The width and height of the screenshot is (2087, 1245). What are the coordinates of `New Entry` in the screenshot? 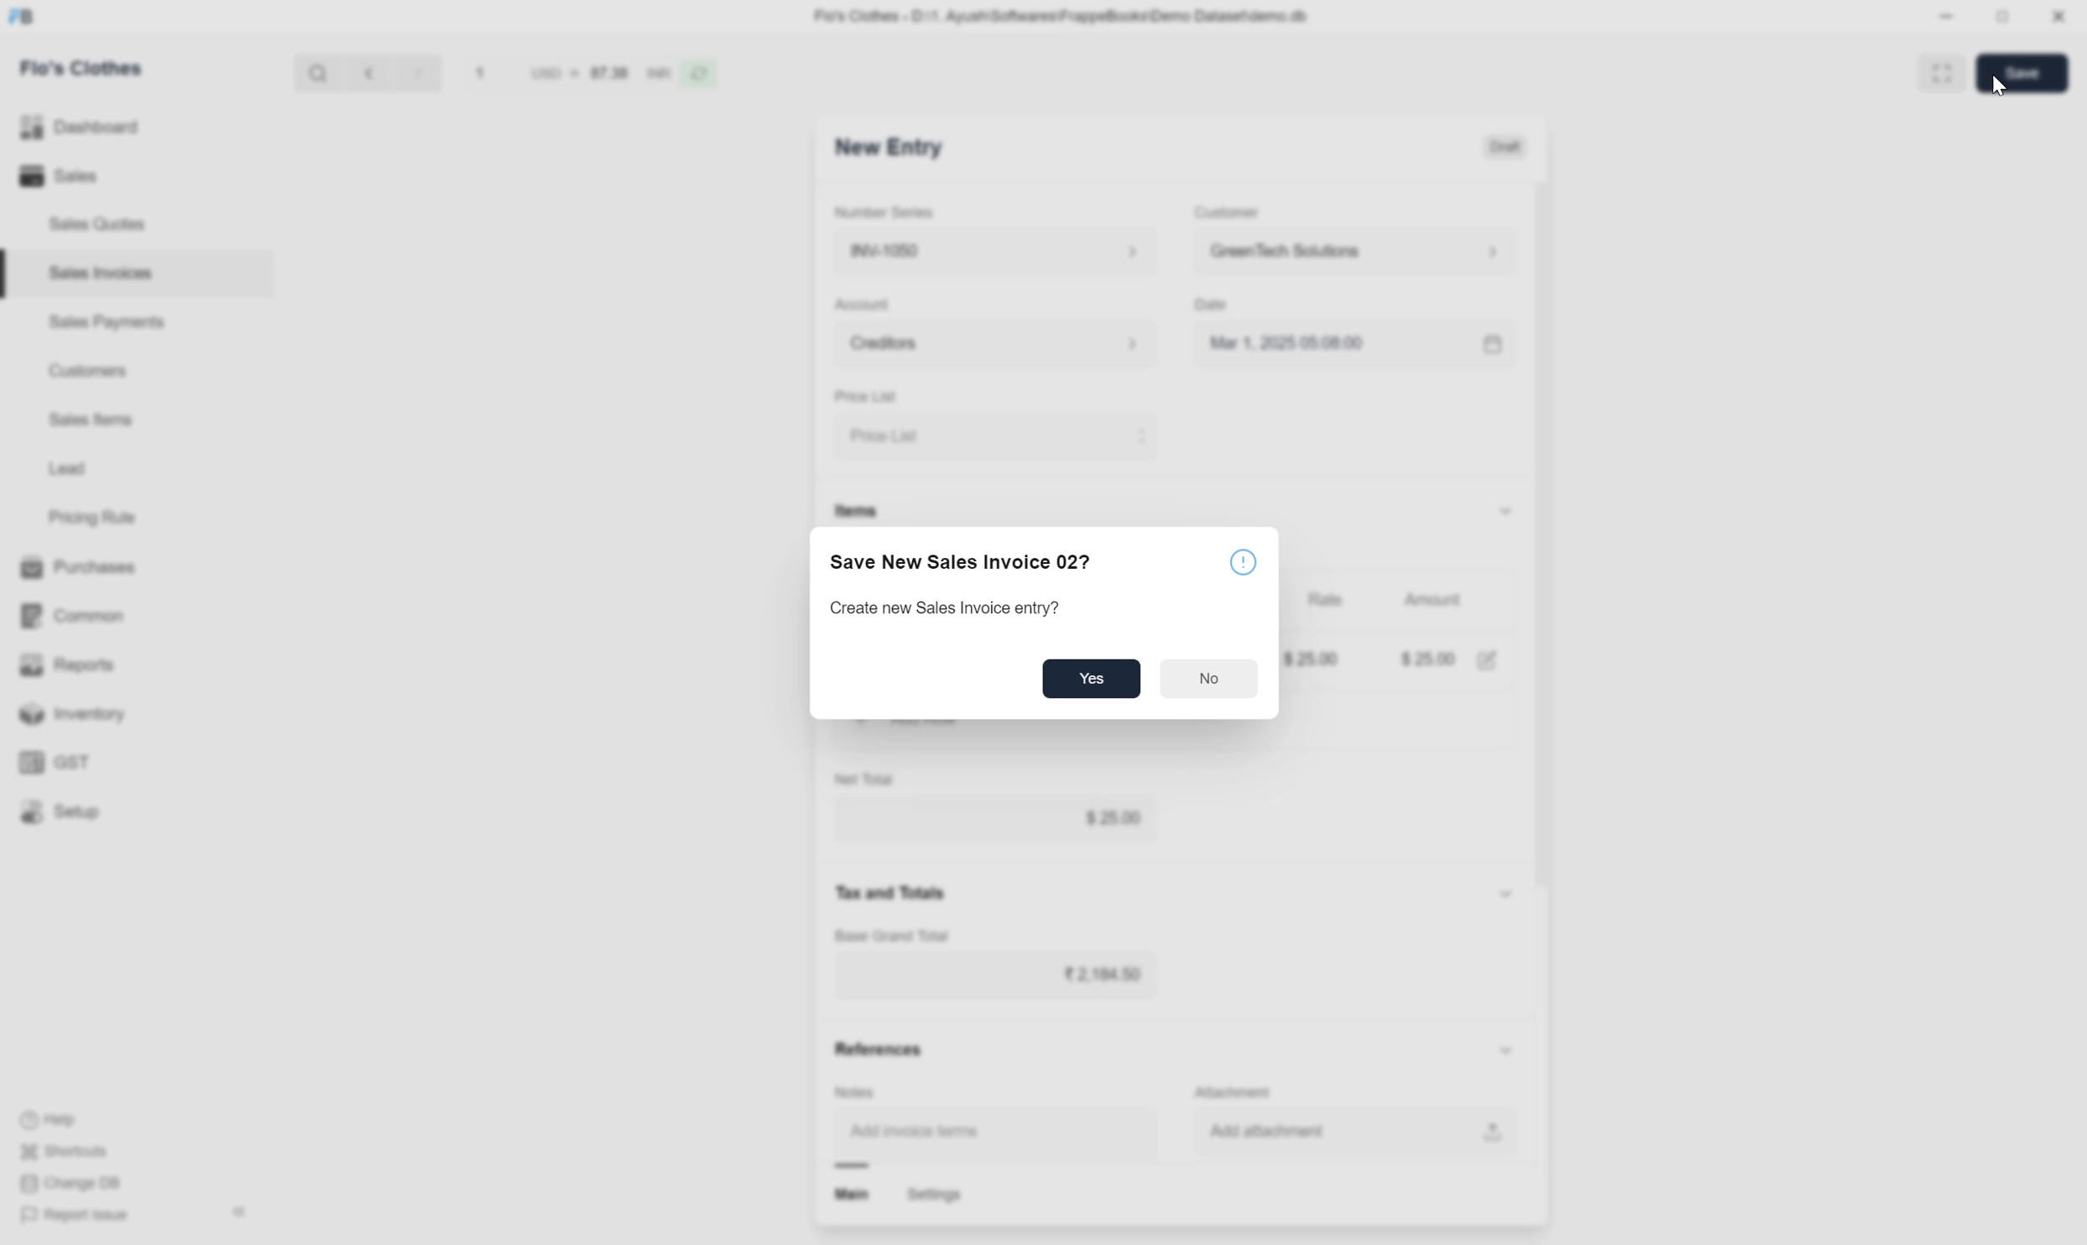 It's located at (902, 148).